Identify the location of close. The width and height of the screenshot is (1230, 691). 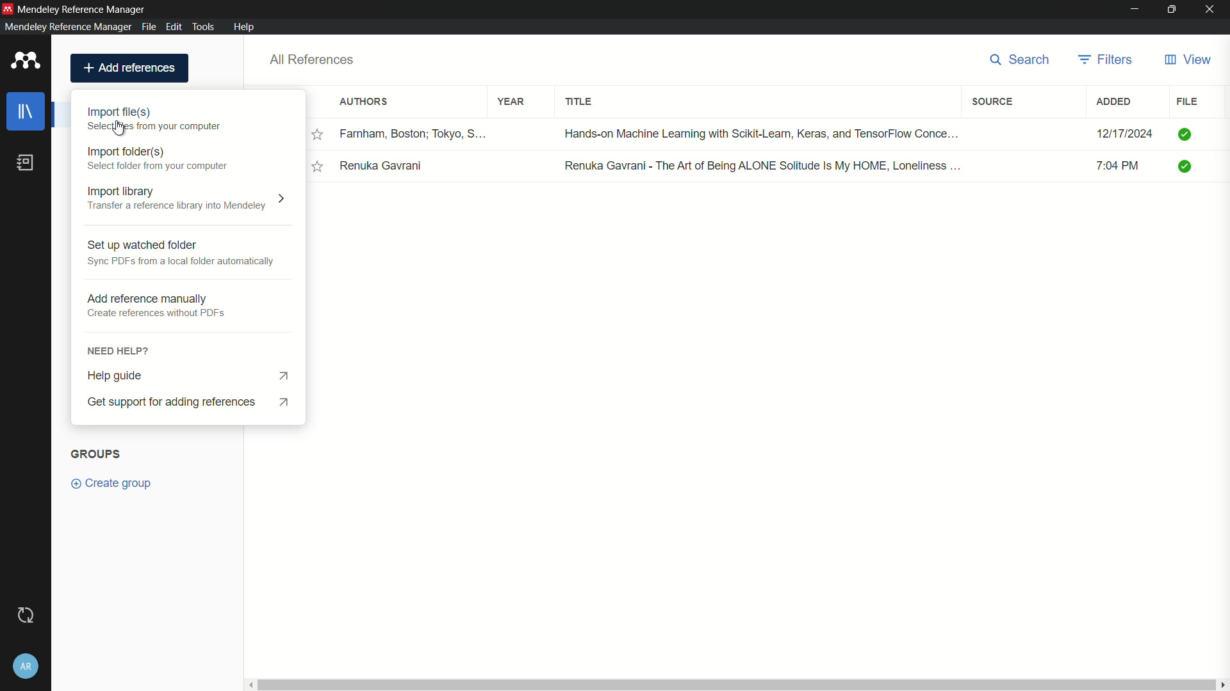
(1213, 10).